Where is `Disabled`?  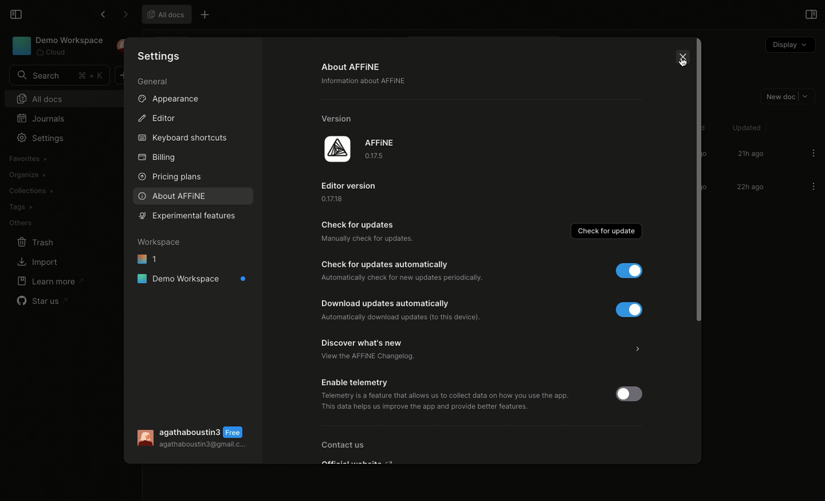
Disabled is located at coordinates (634, 393).